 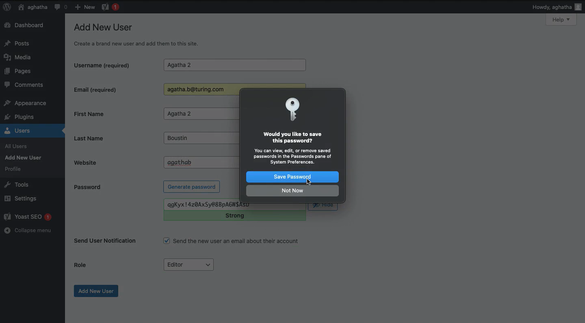 I want to click on Howdy, aghatha, so click(x=557, y=7).